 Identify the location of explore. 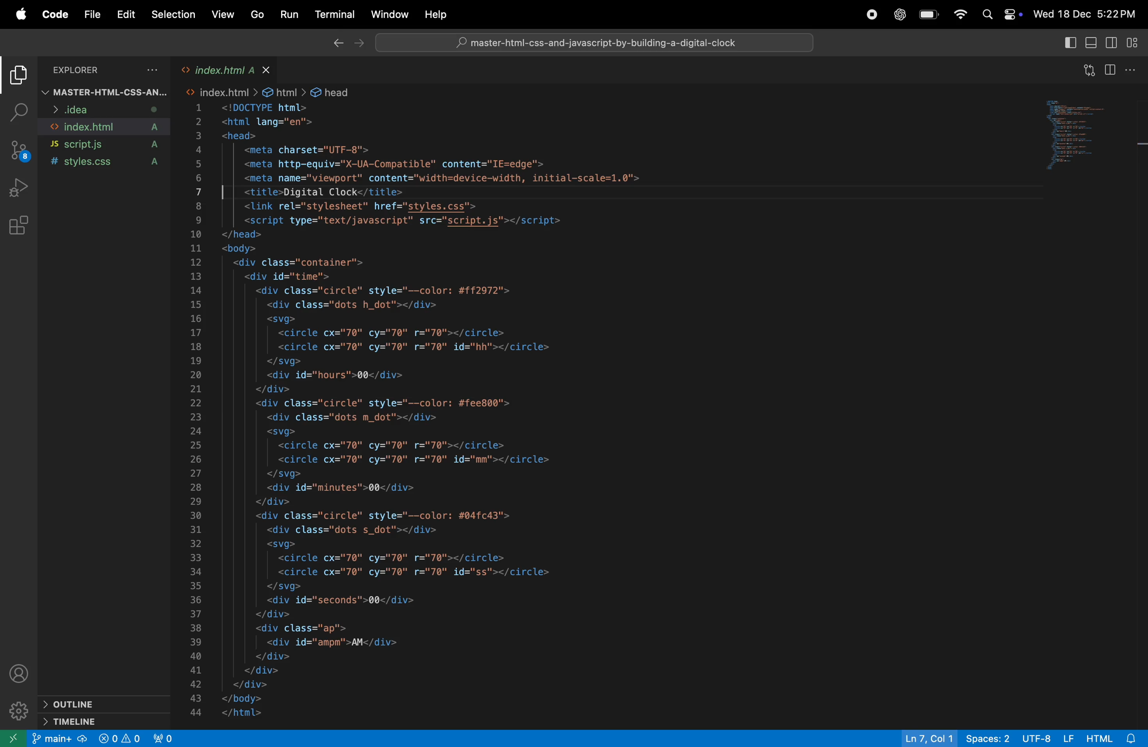
(20, 78).